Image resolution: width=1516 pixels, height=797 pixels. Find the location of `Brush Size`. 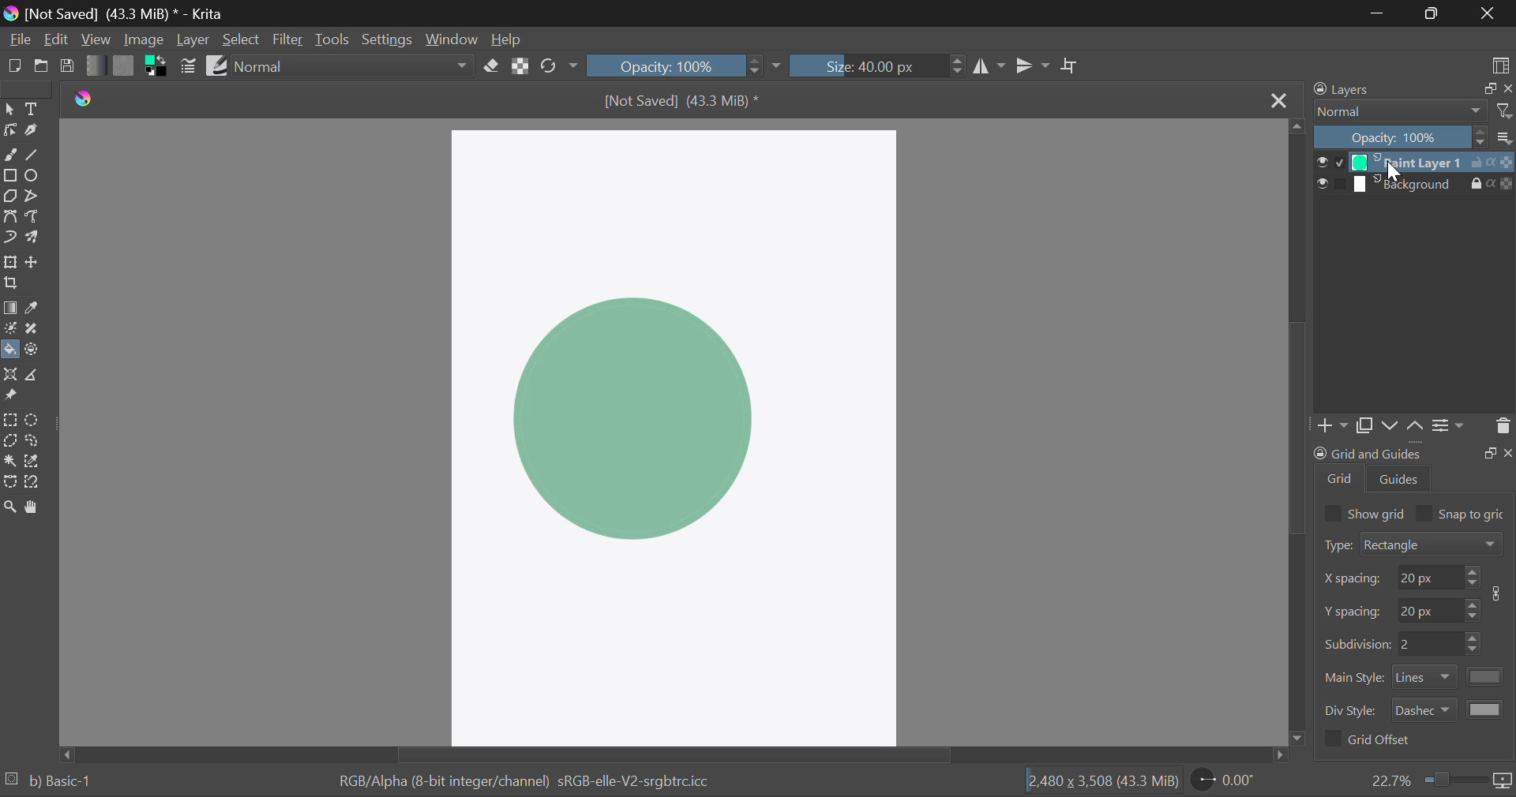

Brush Size is located at coordinates (876, 65).